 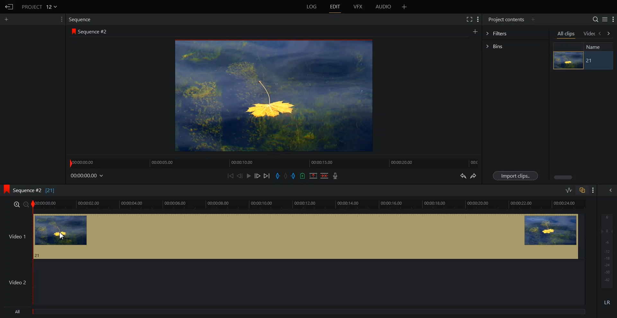 What do you see at coordinates (384, 7) in the screenshot?
I see `Audio` at bounding box center [384, 7].